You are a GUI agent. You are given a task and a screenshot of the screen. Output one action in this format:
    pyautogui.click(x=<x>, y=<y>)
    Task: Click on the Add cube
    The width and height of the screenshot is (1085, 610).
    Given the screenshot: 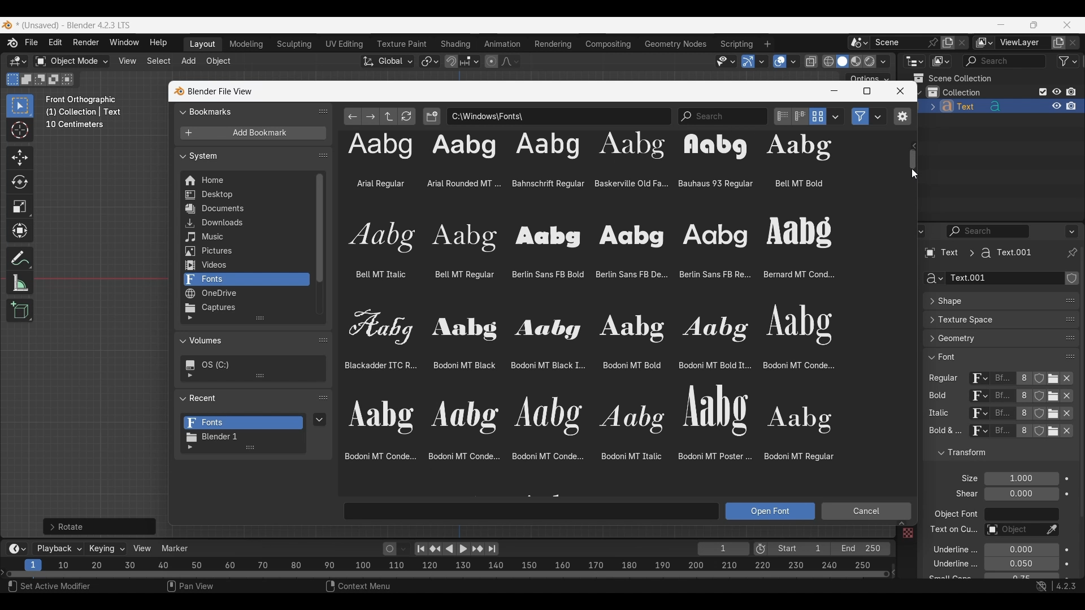 What is the action you would take?
    pyautogui.click(x=20, y=311)
    